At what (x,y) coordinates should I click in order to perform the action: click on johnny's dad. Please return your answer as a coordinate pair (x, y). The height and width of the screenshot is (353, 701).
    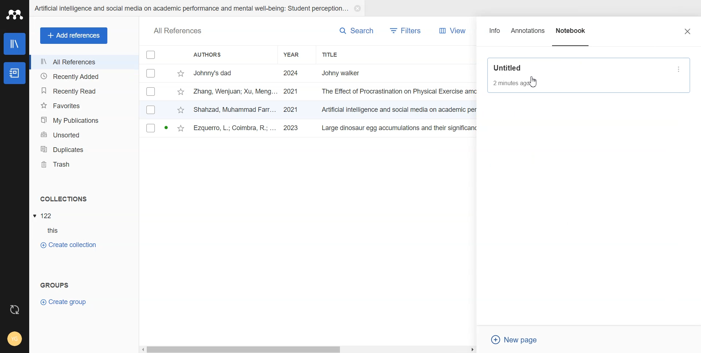
    Looking at the image, I should click on (235, 72).